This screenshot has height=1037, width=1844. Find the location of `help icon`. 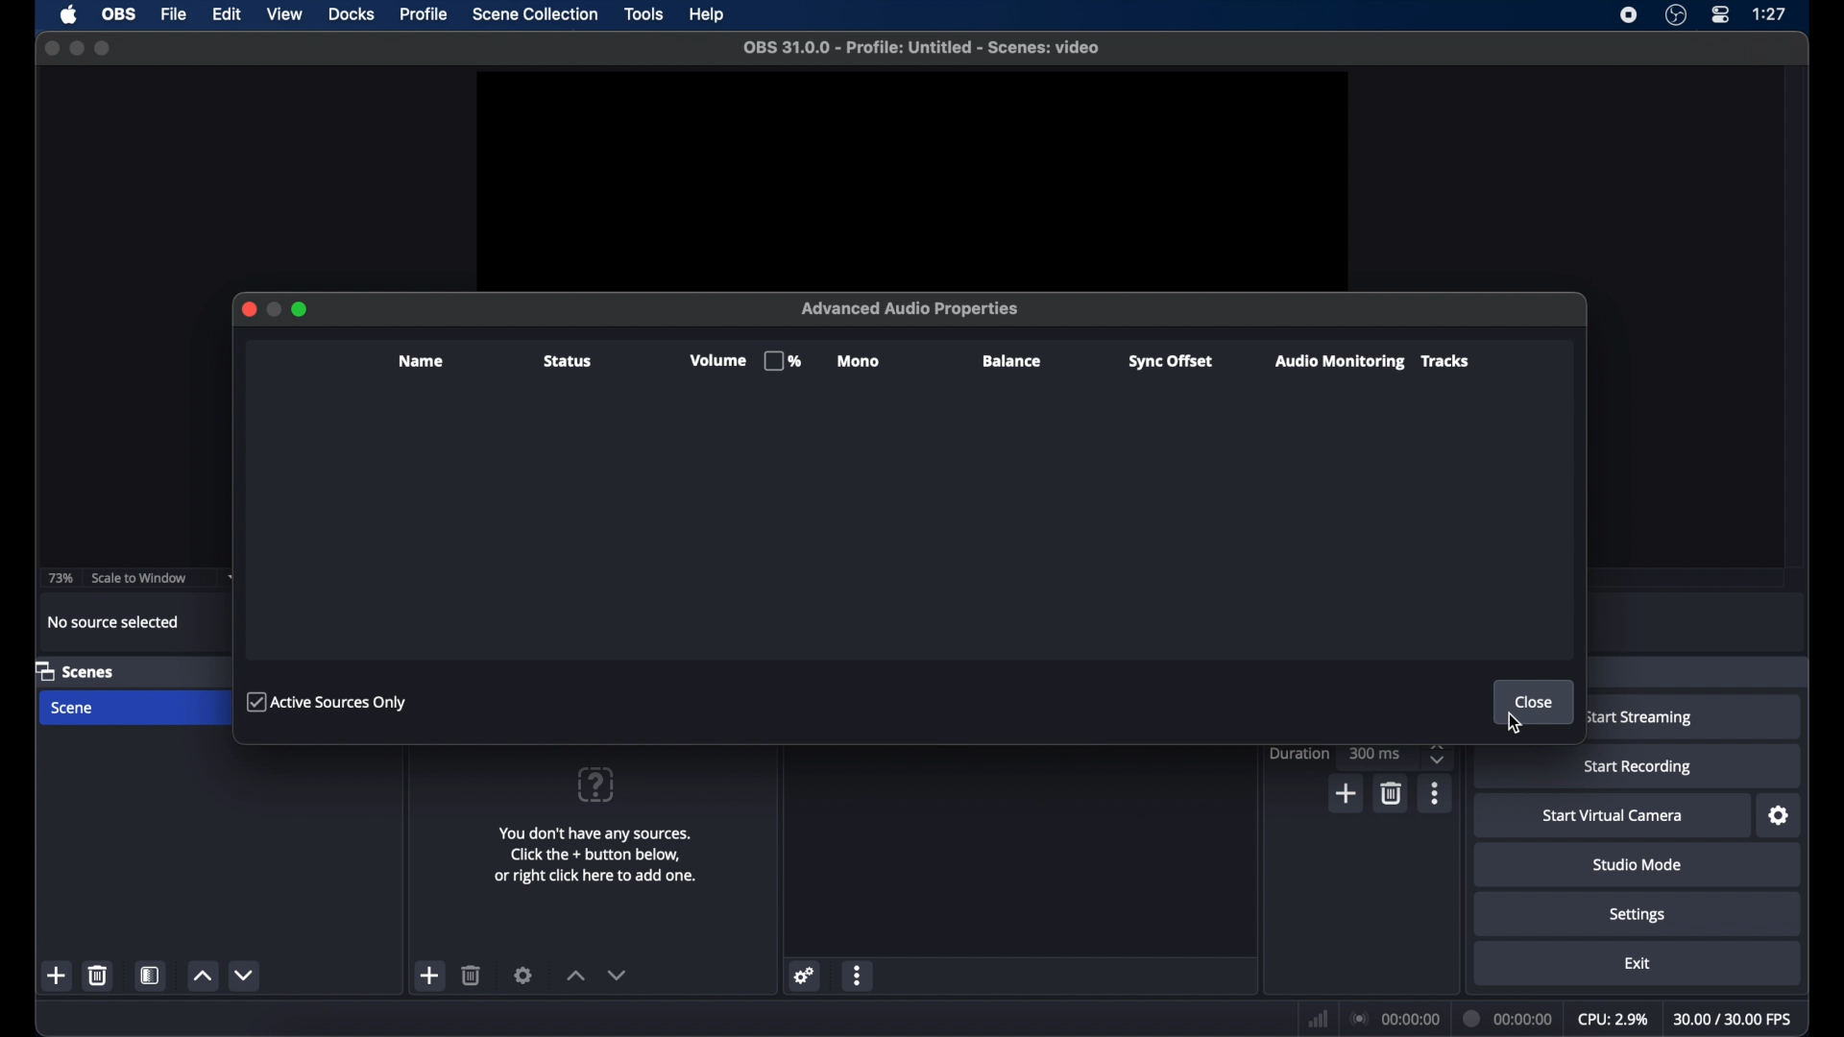

help icon is located at coordinates (594, 784).